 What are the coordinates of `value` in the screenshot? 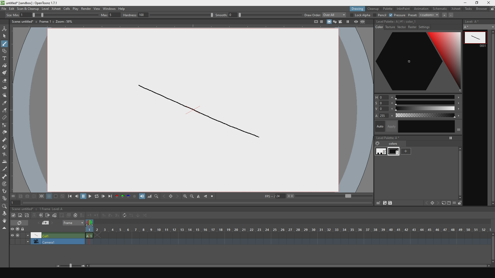 It's located at (419, 109).